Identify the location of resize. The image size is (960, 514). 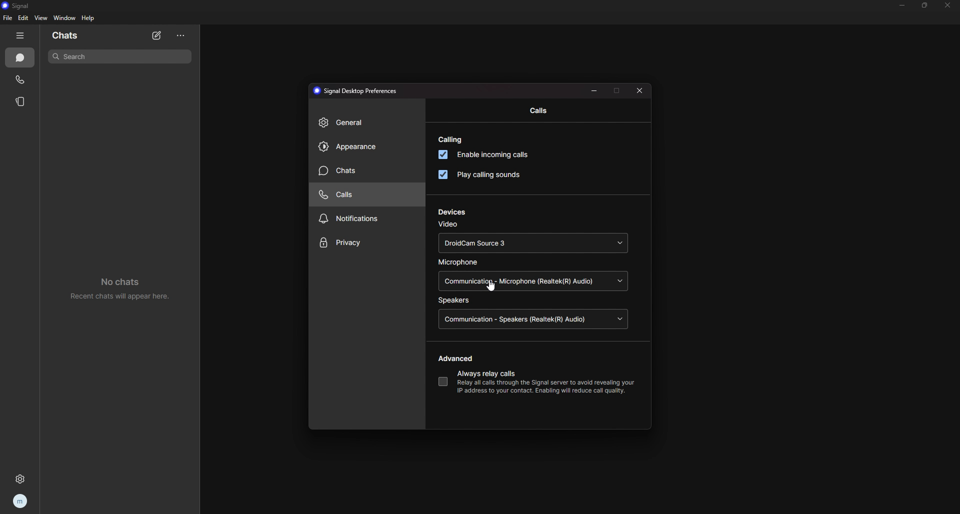
(594, 91).